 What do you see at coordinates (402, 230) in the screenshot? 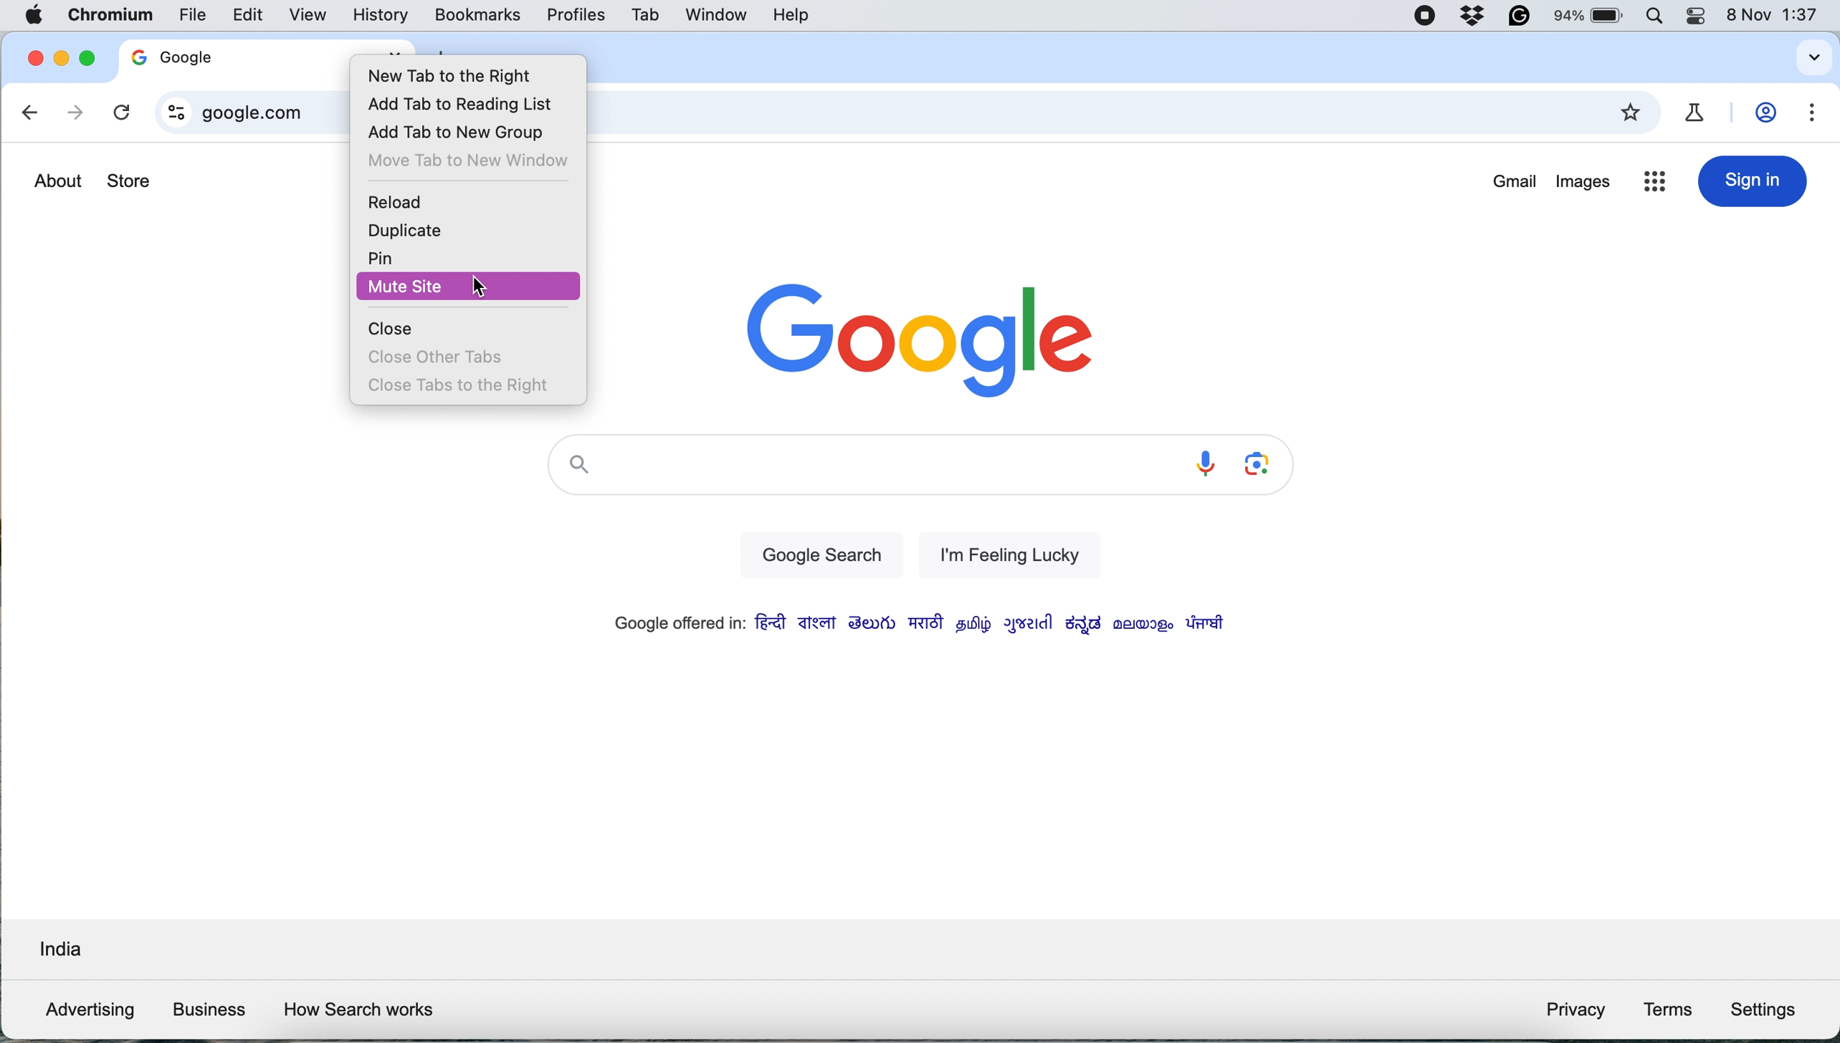
I see `duplicate` at bounding box center [402, 230].